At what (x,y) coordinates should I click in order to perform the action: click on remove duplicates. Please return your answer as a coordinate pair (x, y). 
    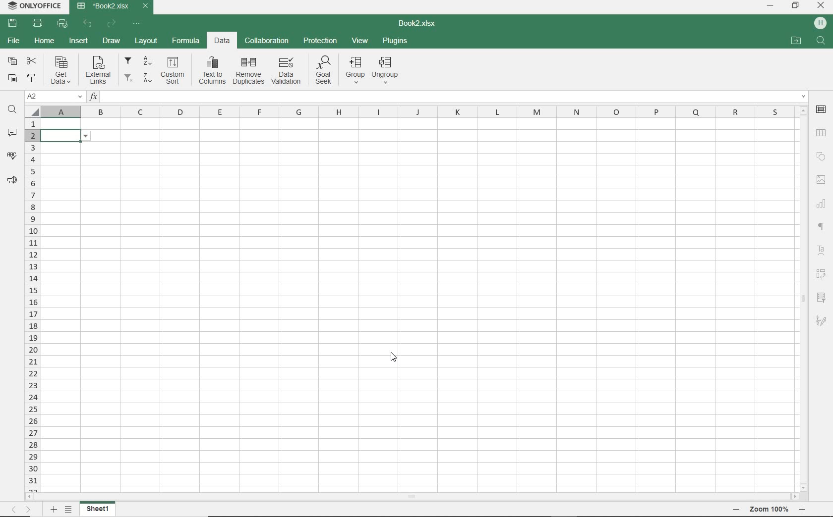
    Looking at the image, I should click on (249, 69).